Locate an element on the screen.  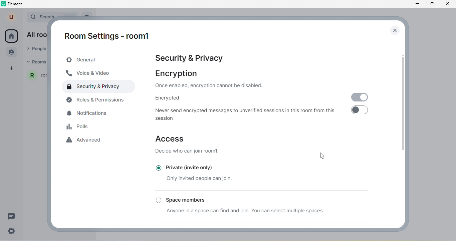
advanced is located at coordinates (86, 141).